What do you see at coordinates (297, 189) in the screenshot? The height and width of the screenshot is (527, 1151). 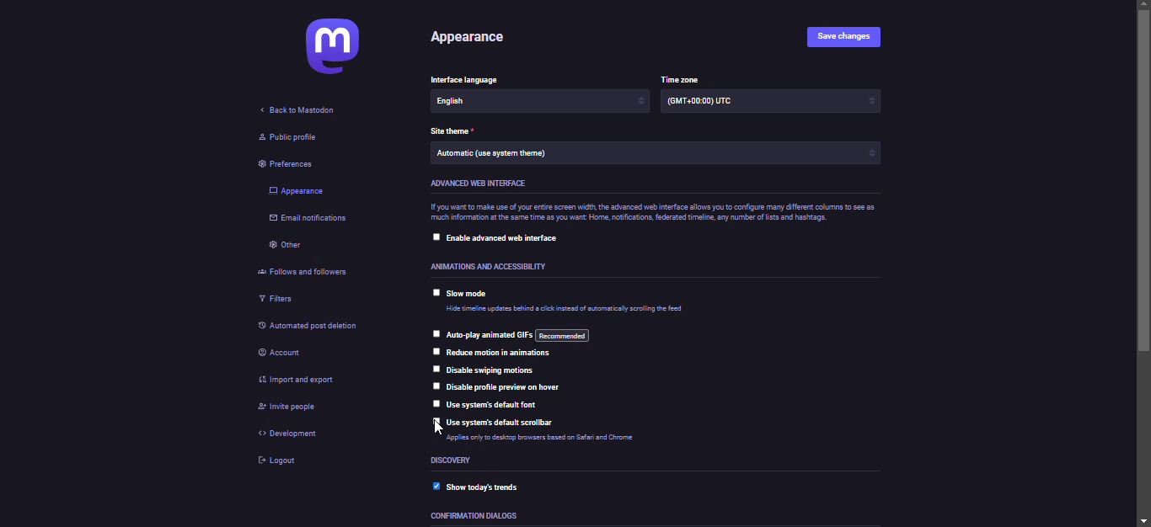 I see `appearance` at bounding box center [297, 189].